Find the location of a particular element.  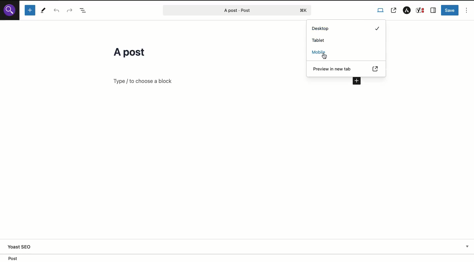

Post is located at coordinates (233, 10).